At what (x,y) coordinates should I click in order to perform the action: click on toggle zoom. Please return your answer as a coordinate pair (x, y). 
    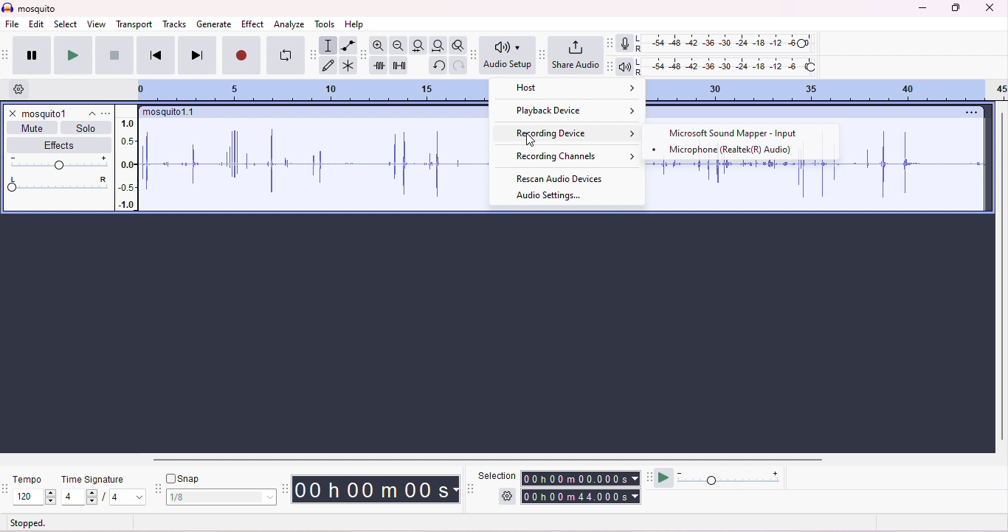
    Looking at the image, I should click on (458, 44).